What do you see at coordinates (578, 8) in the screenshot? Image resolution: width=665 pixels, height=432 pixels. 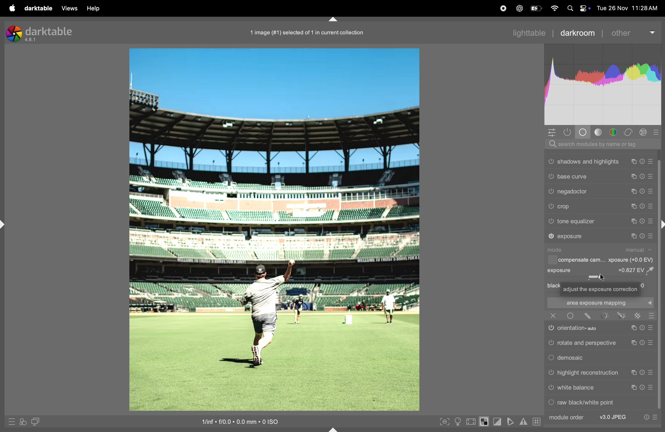 I see `apple widgets` at bounding box center [578, 8].